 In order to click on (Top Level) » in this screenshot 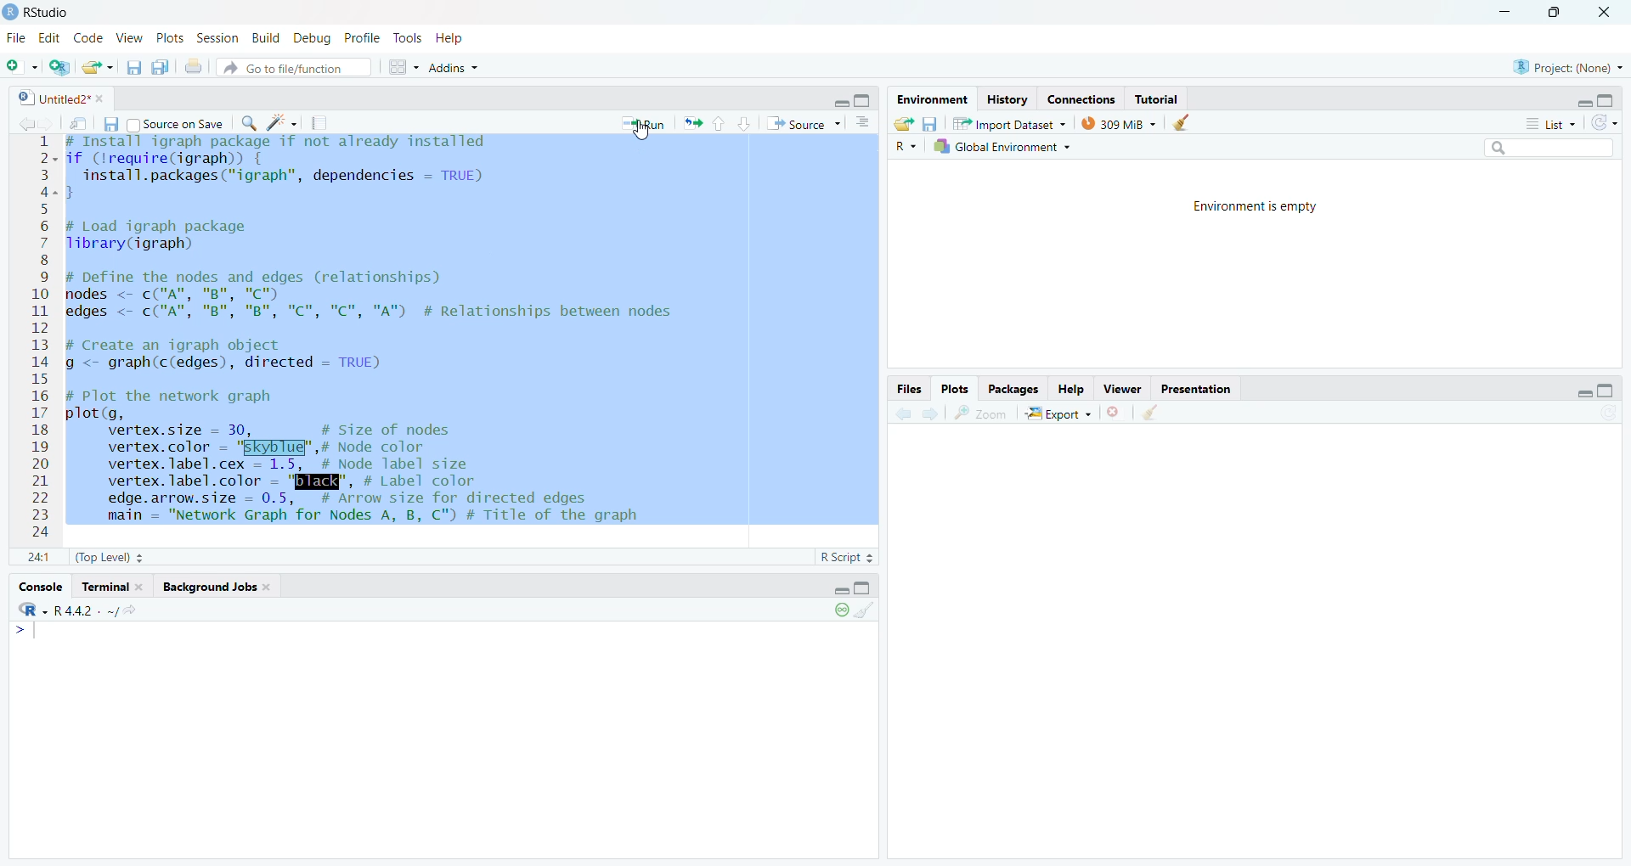, I will do `click(110, 555)`.